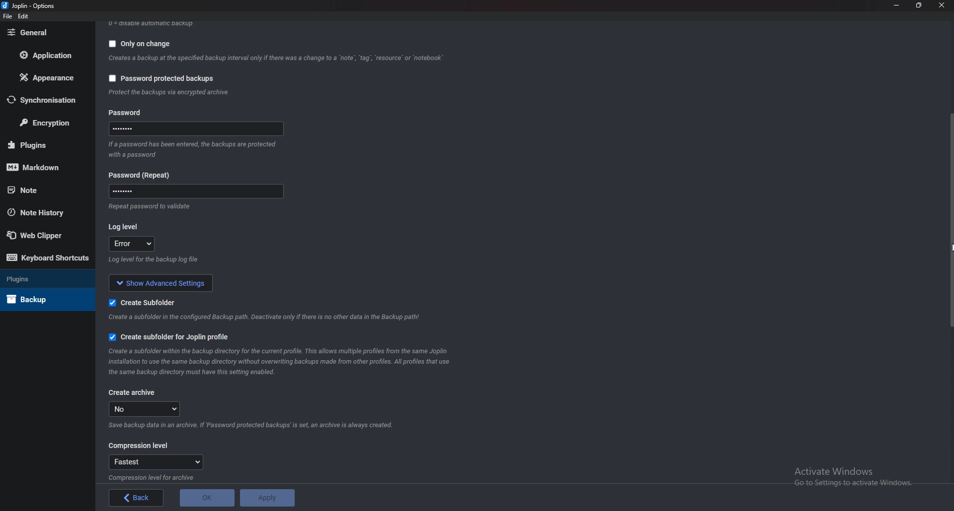  Describe the element at coordinates (137, 445) in the screenshot. I see `Compression level` at that location.